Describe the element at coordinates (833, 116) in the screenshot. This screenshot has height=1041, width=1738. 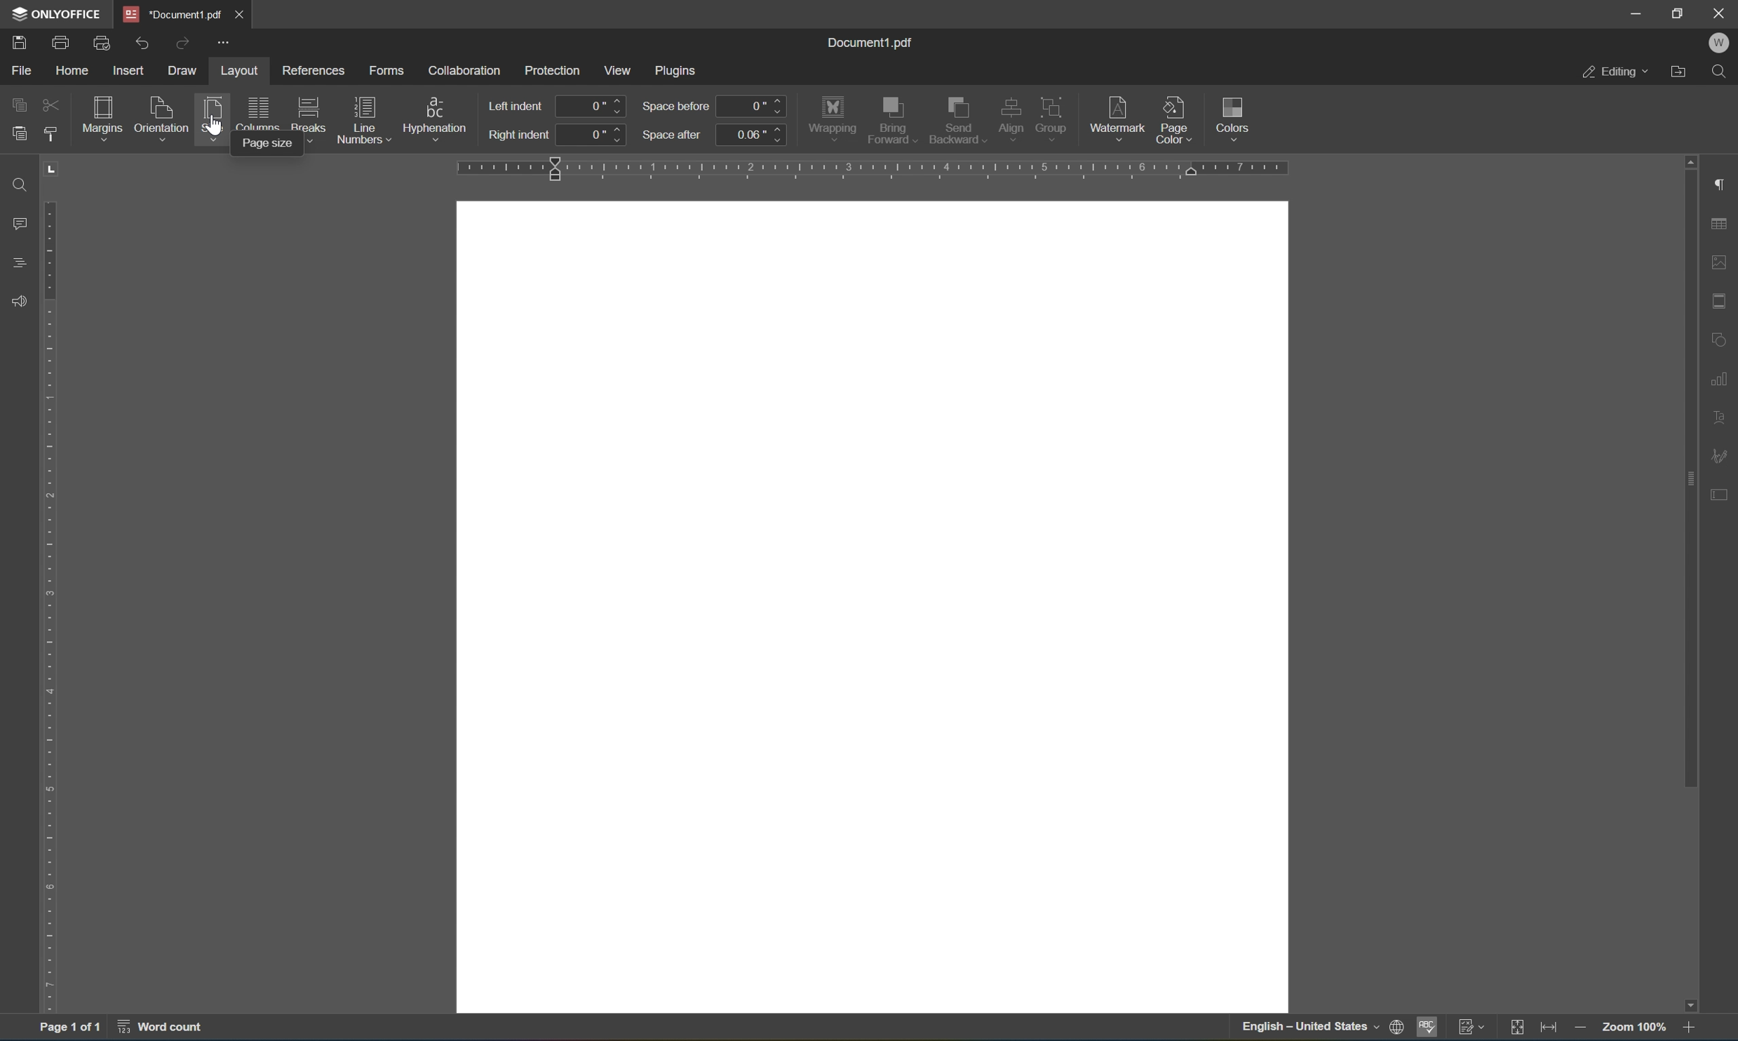
I see `wrapping` at that location.